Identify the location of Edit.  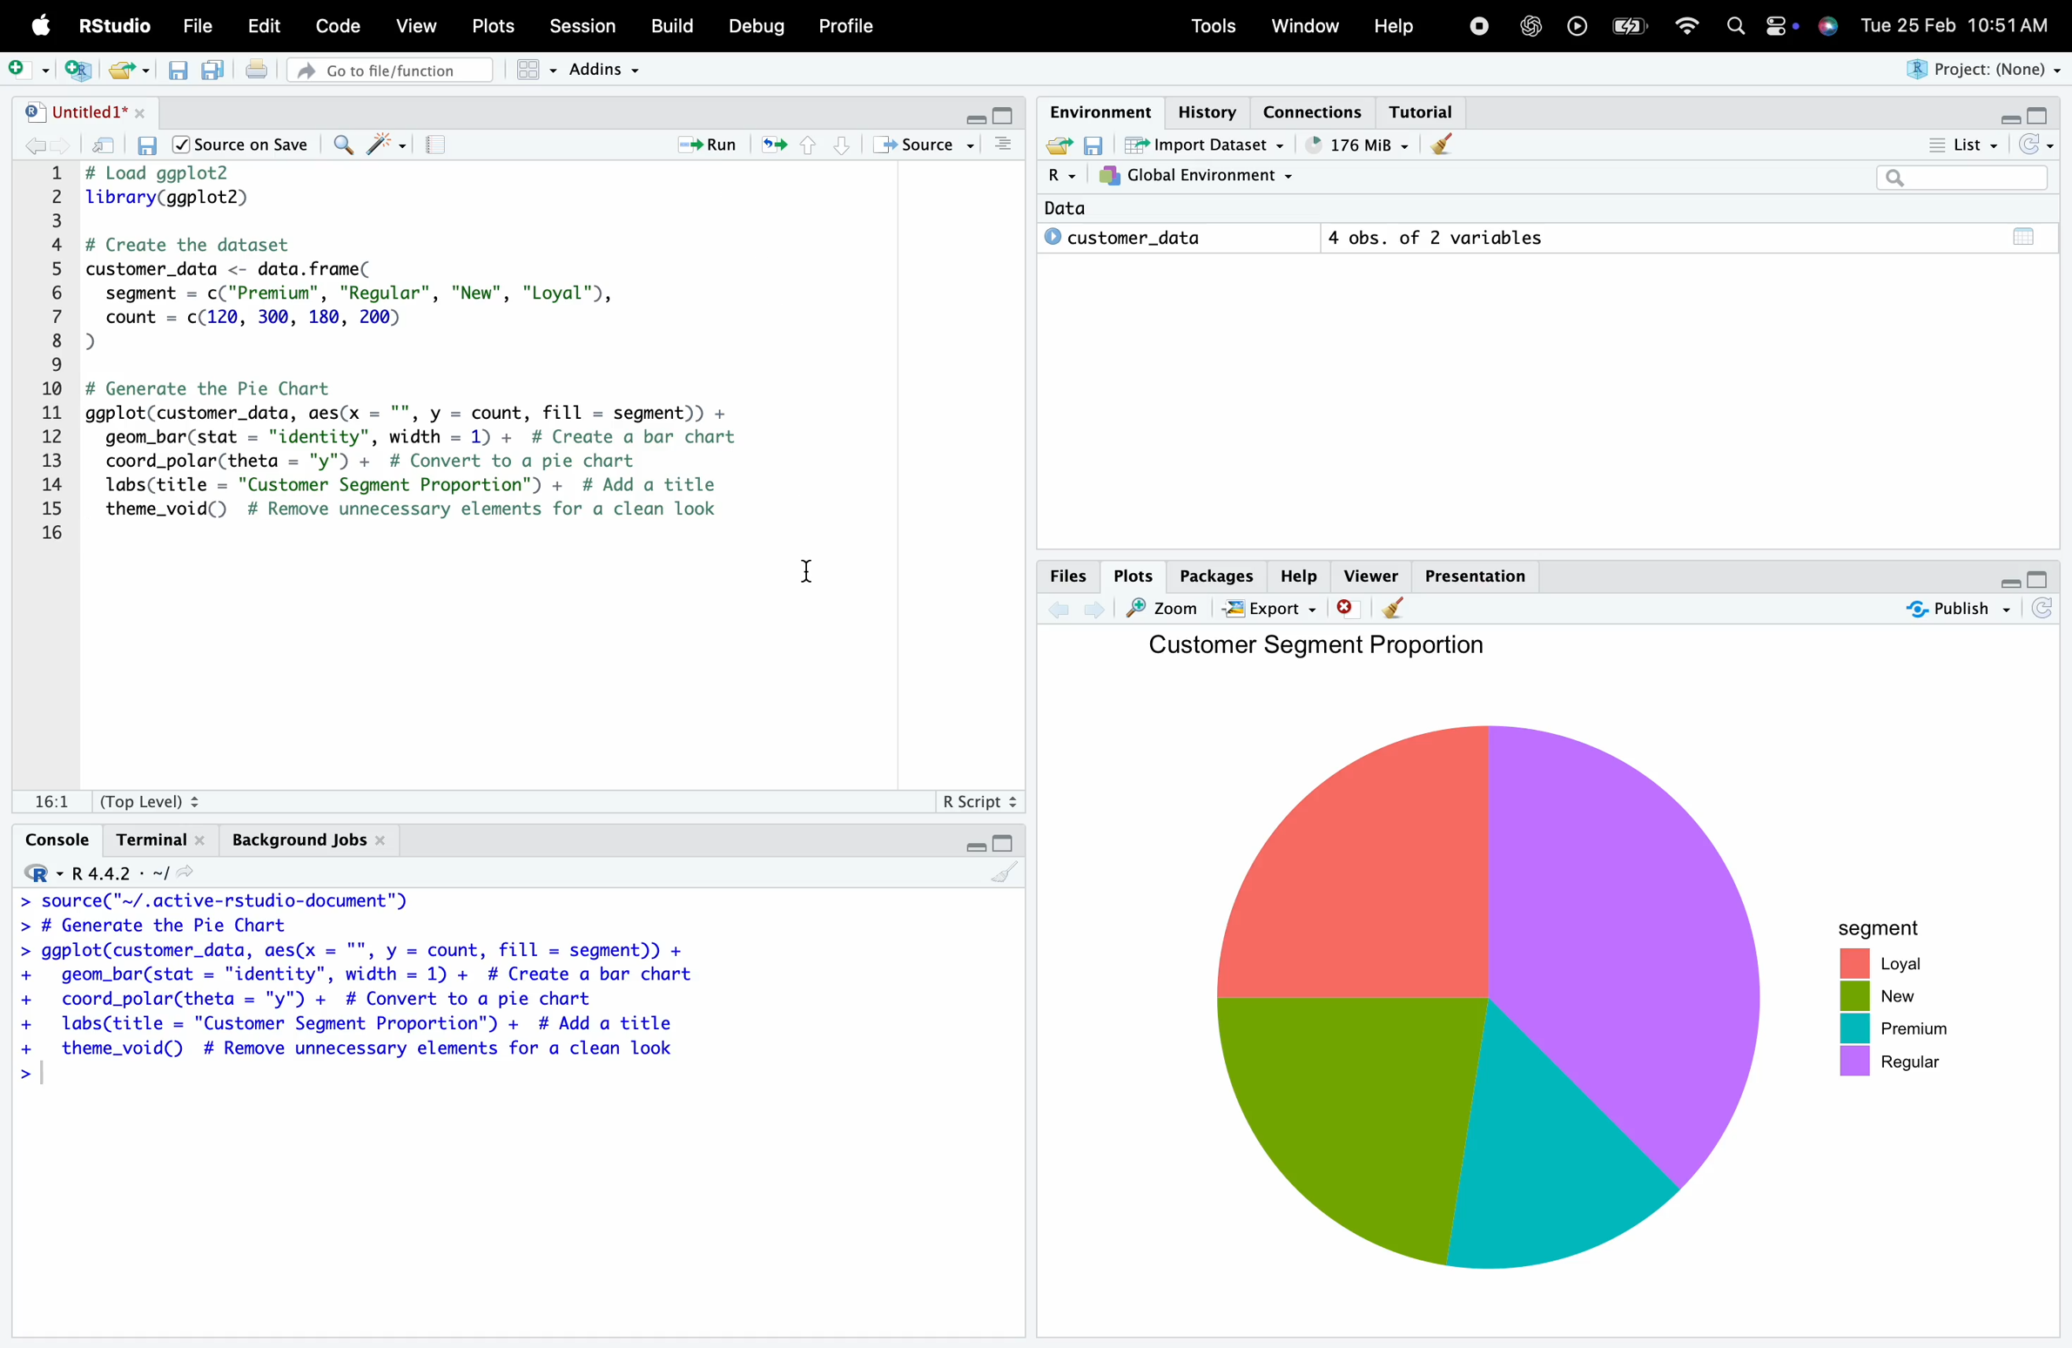
(267, 27).